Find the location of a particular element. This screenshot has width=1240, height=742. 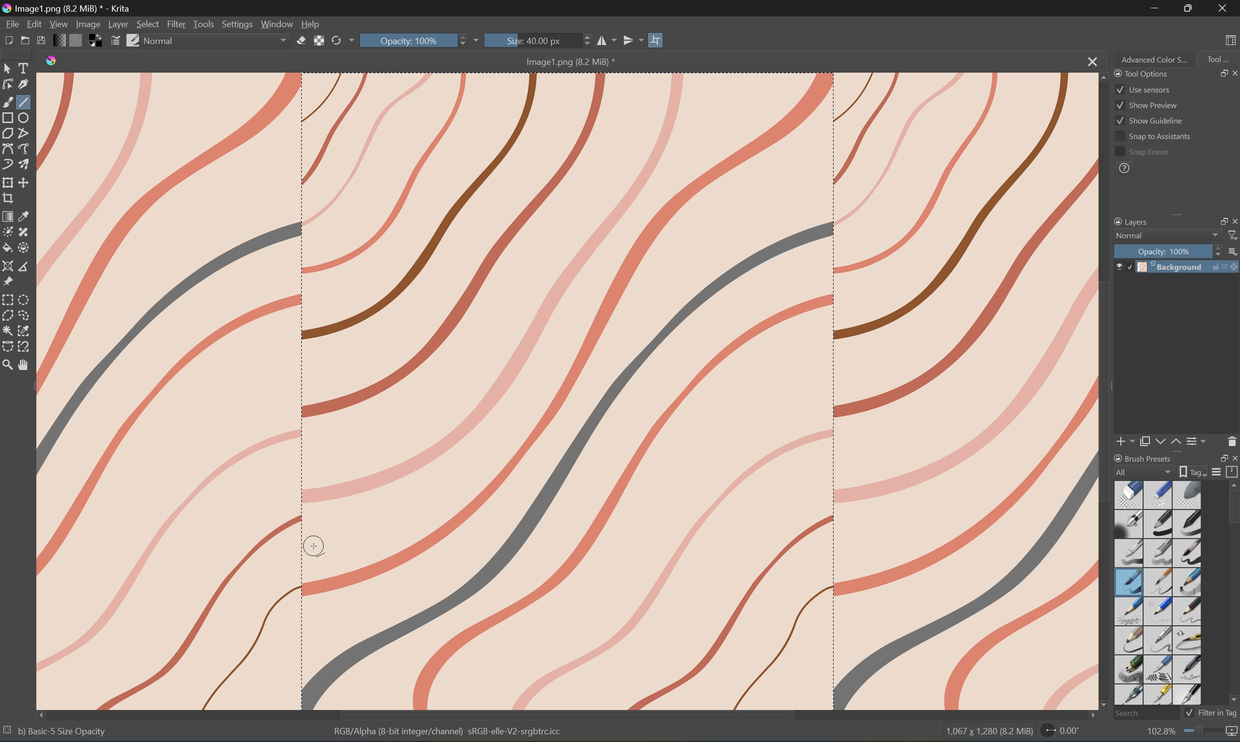

0.00° is located at coordinates (1059, 732).